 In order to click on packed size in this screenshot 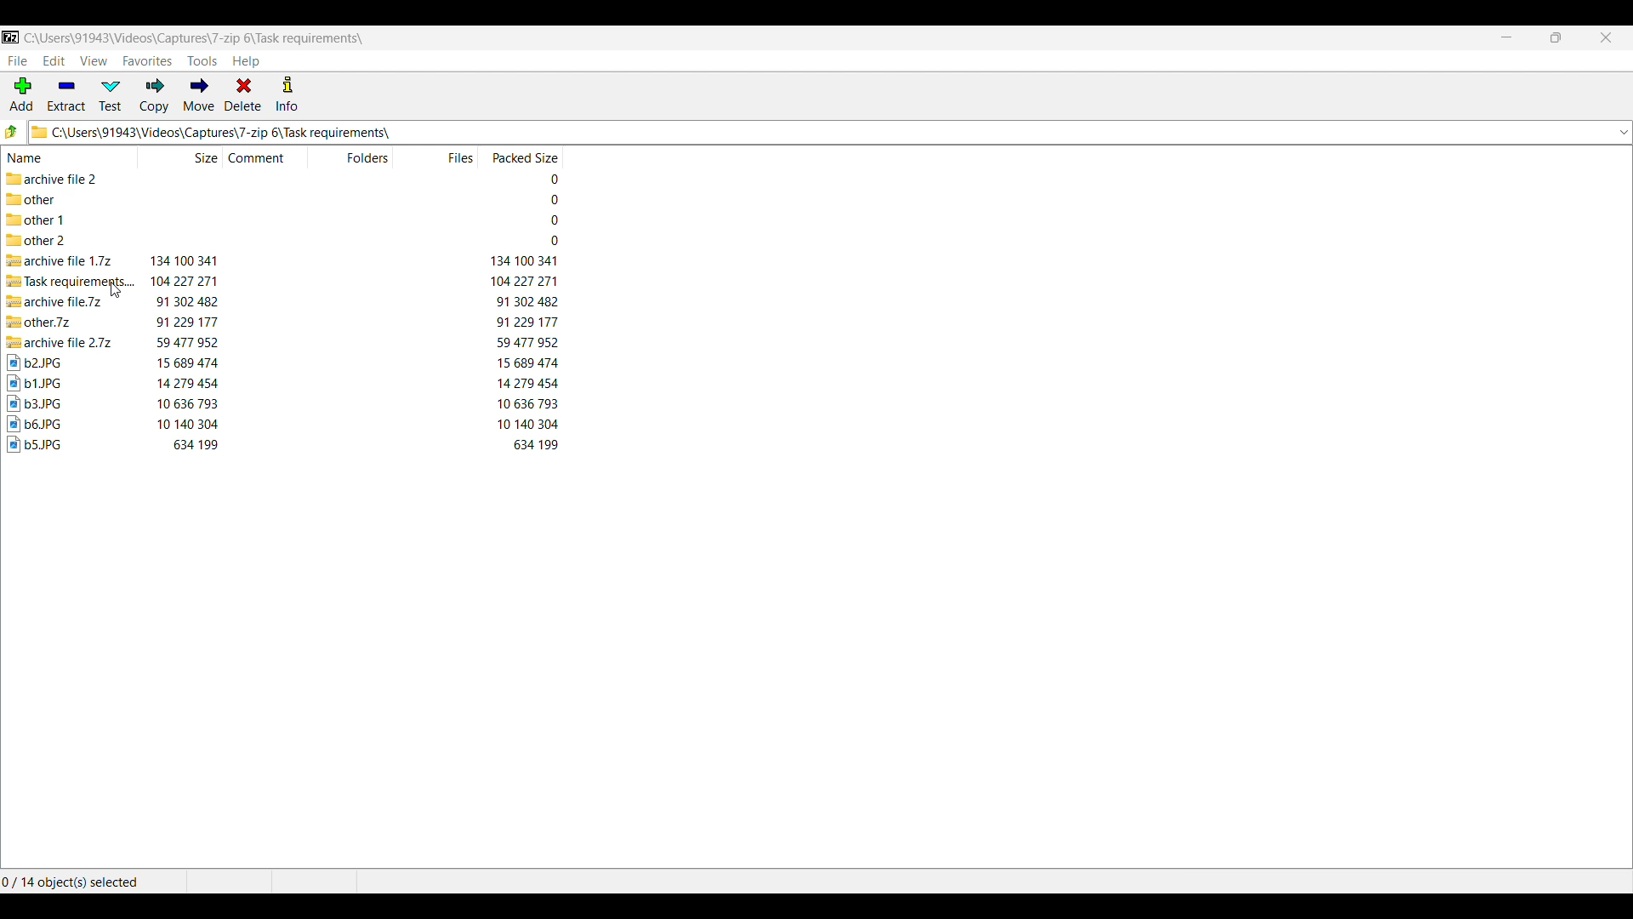, I will do `click(519, 220)`.